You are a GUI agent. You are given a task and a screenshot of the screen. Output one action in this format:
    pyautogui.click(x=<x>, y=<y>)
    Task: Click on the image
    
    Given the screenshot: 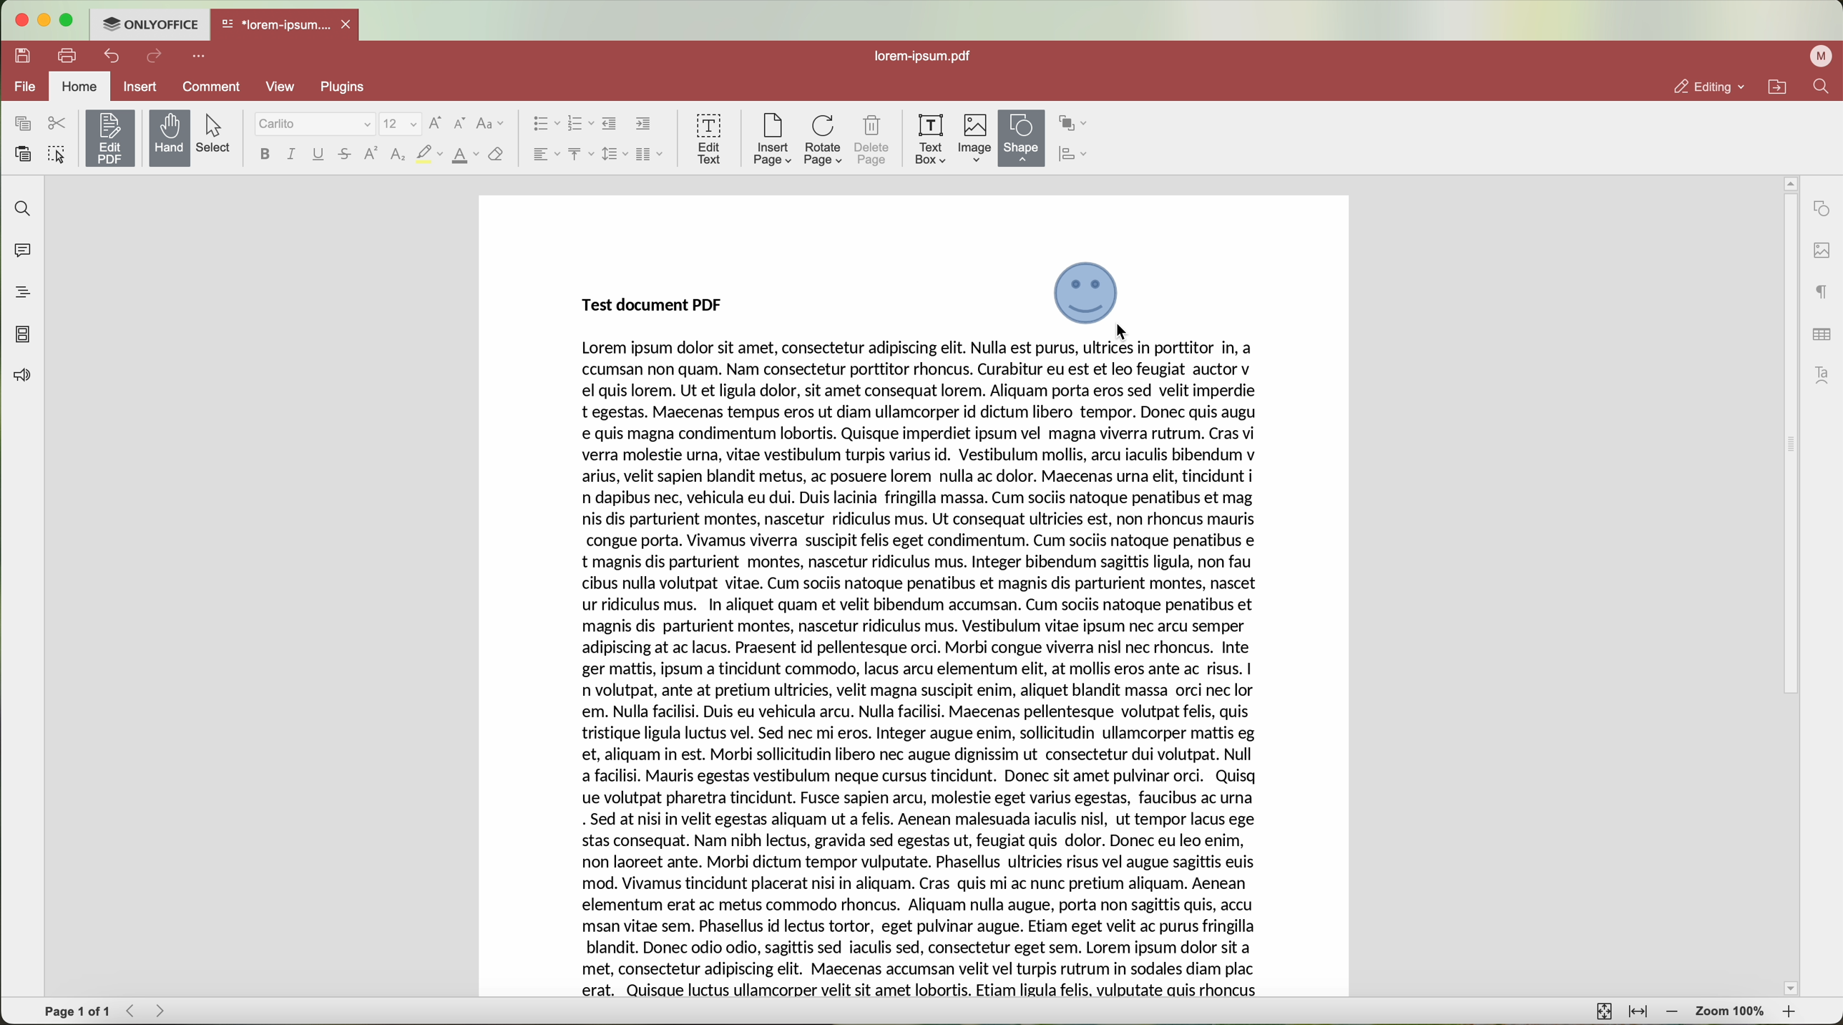 What is the action you would take?
    pyautogui.click(x=975, y=139)
    